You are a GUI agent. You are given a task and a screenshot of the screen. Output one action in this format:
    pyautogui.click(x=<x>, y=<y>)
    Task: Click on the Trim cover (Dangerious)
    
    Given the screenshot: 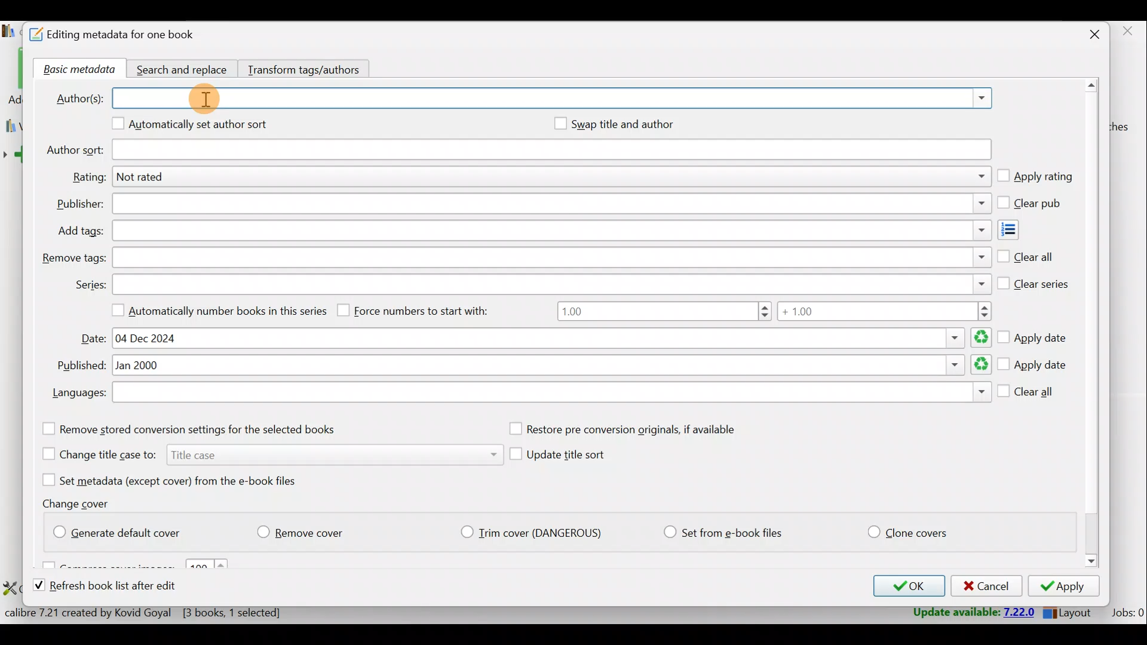 What is the action you would take?
    pyautogui.click(x=535, y=534)
    